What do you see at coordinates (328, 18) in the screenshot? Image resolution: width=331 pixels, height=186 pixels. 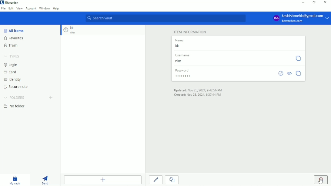 I see `more` at bounding box center [328, 18].